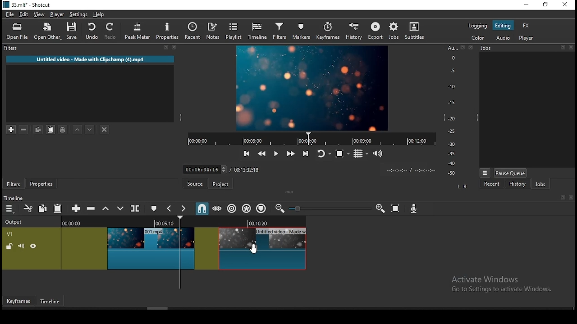 The width and height of the screenshot is (577, 324). What do you see at coordinates (43, 184) in the screenshot?
I see `properties` at bounding box center [43, 184].